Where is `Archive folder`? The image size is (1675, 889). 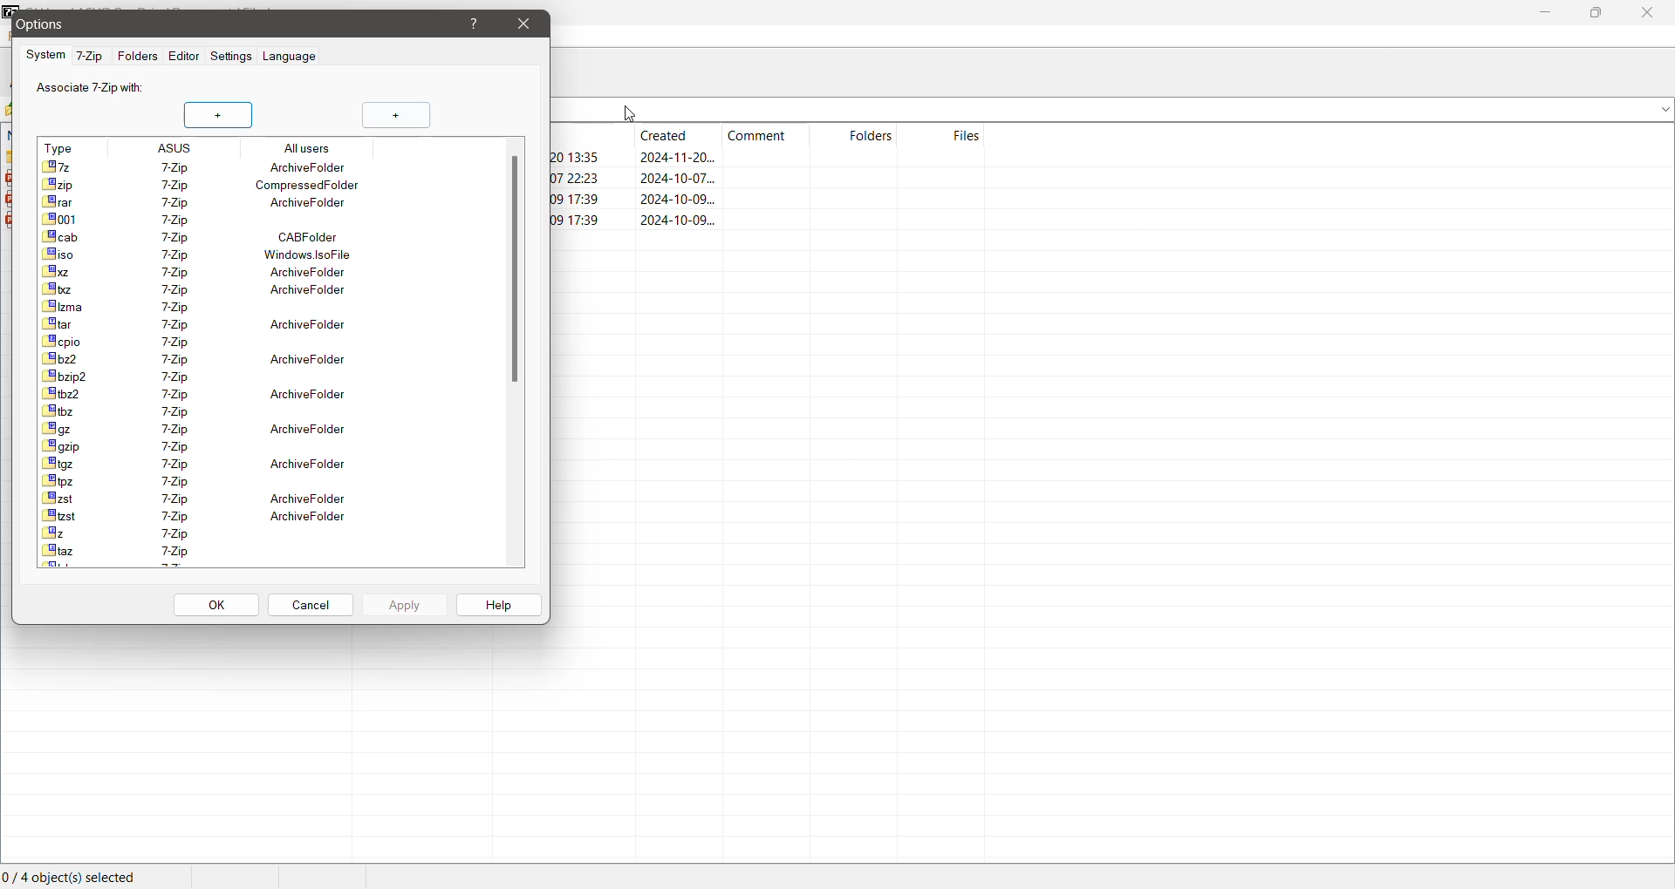 Archive folder is located at coordinates (233, 166).